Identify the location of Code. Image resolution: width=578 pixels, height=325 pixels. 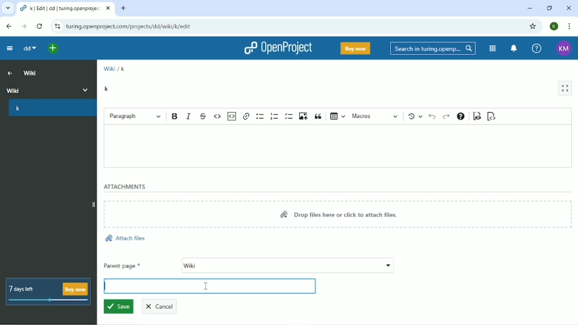
(218, 115).